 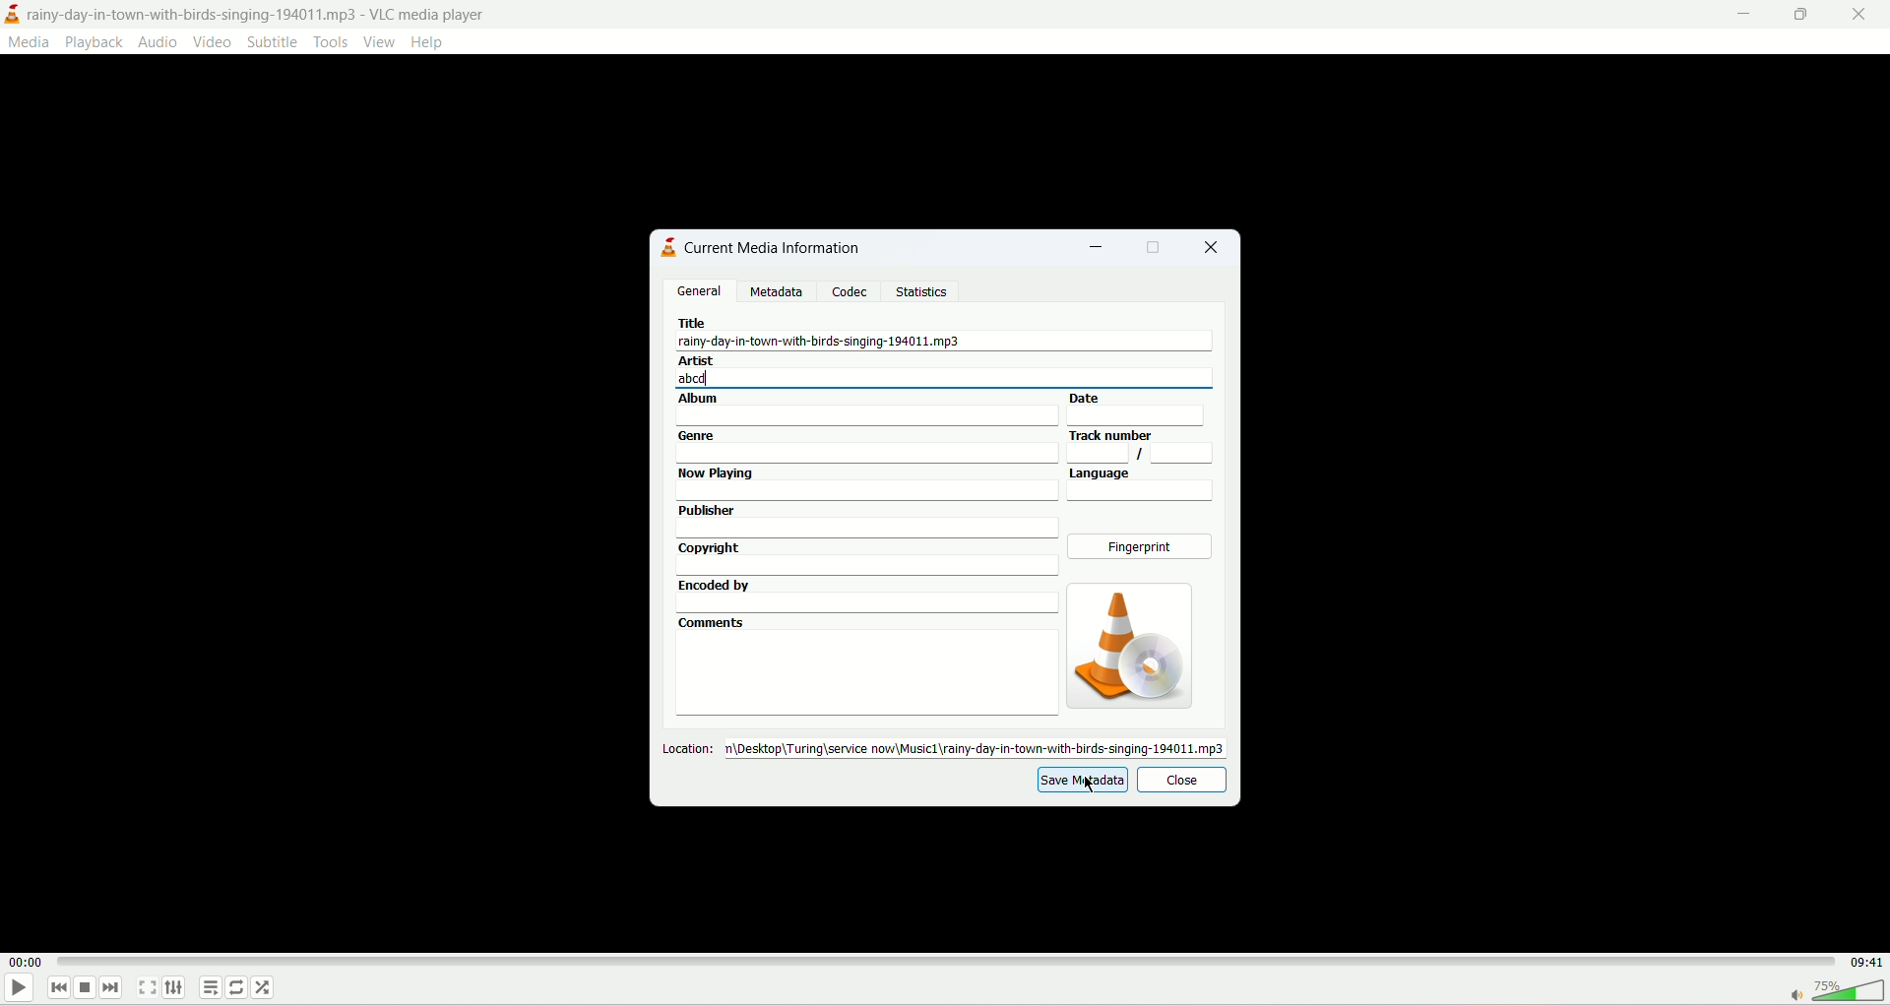 What do you see at coordinates (948, 961) in the screenshot?
I see `progress bar` at bounding box center [948, 961].